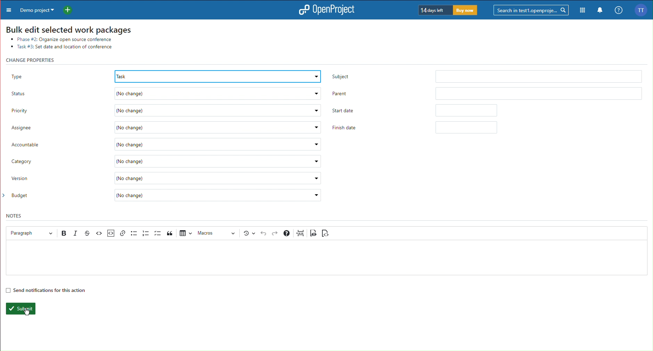 The width and height of the screenshot is (653, 351). I want to click on Bulk edit selected work packages, so click(68, 28).